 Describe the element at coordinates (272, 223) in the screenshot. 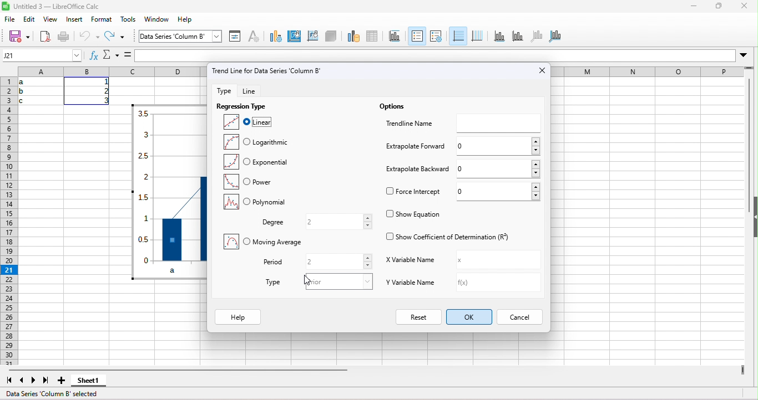

I see `degree` at that location.